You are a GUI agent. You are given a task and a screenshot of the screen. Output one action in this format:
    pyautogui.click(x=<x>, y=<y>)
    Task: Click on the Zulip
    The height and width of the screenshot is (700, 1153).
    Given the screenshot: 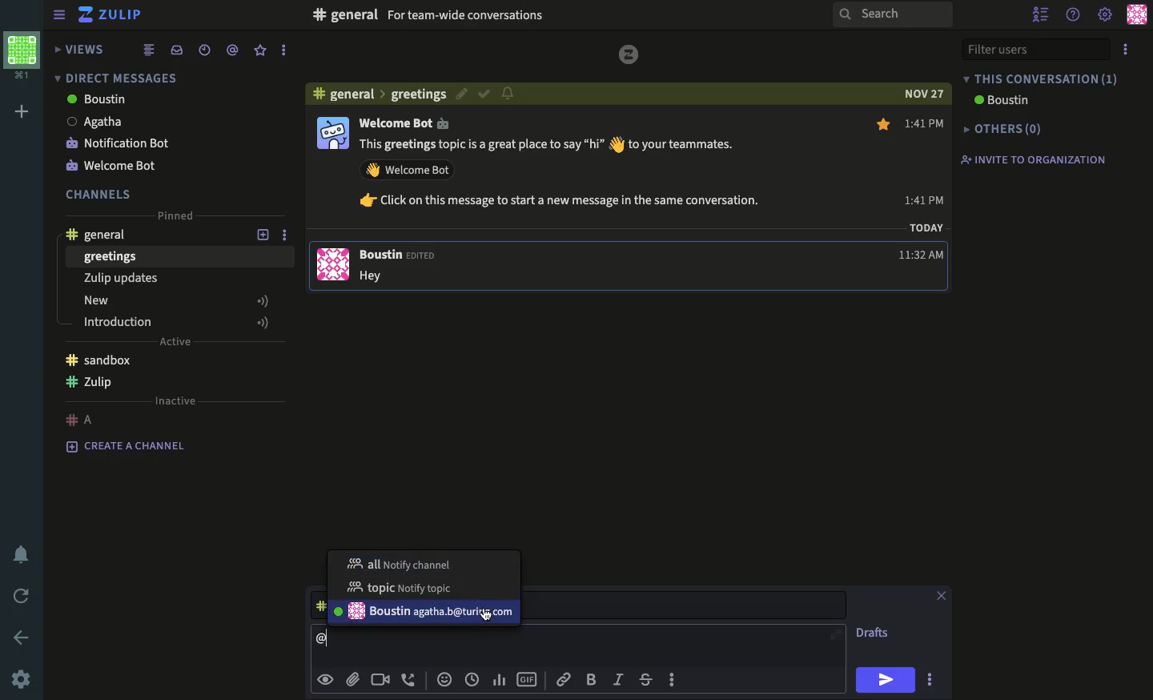 What is the action you would take?
    pyautogui.click(x=90, y=382)
    